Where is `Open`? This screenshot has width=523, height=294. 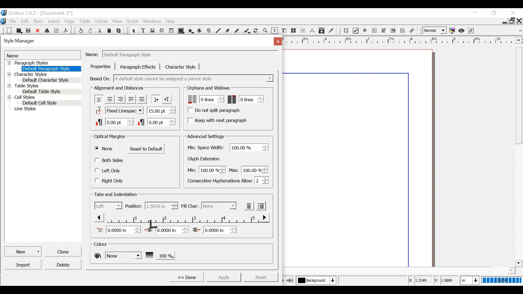
Open is located at coordinates (19, 30).